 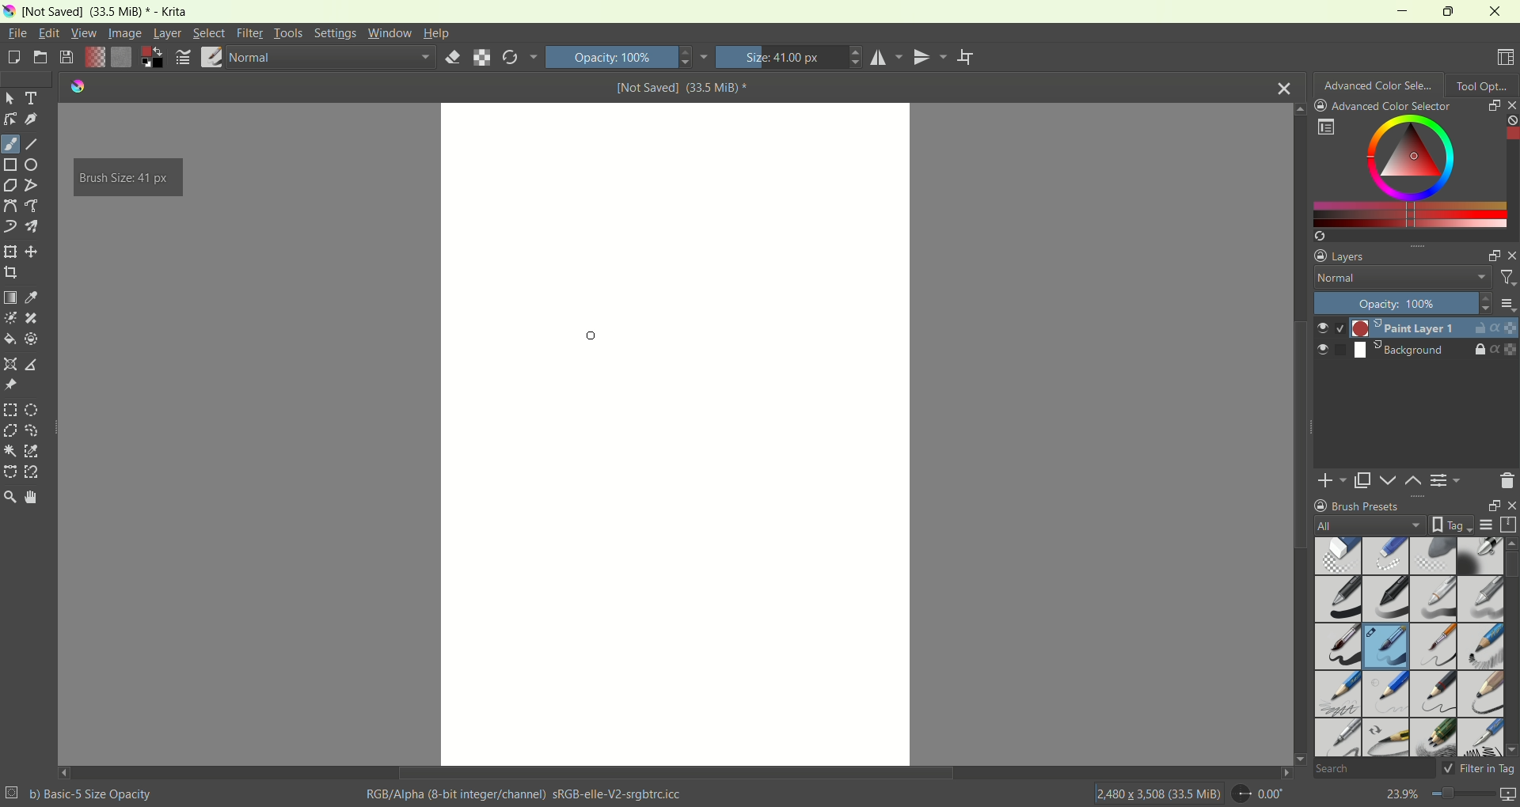 What do you see at coordinates (74, 86) in the screenshot?
I see `logo` at bounding box center [74, 86].